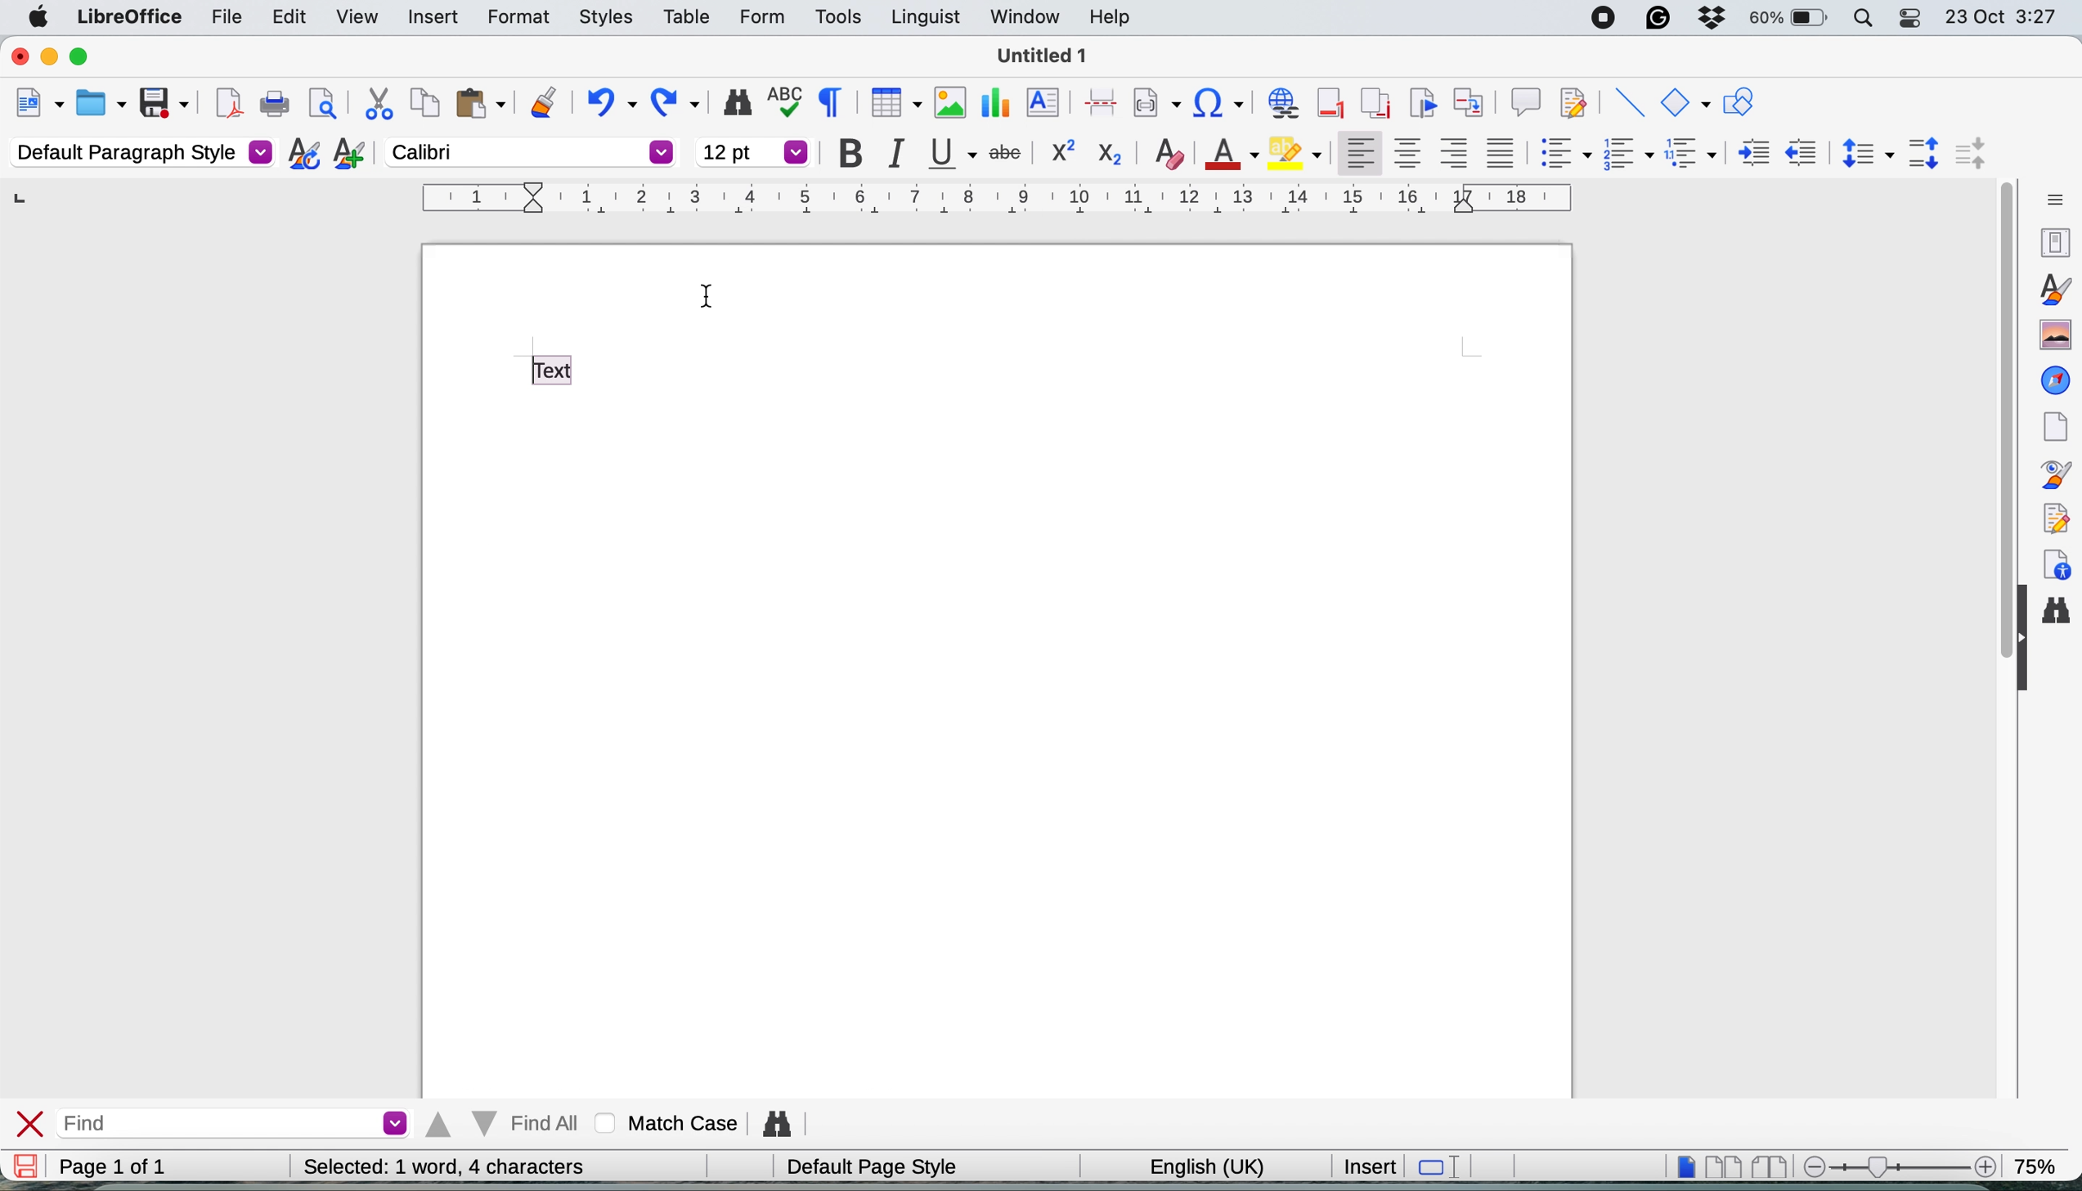 This screenshot has height=1191, width=2082. Describe the element at coordinates (1766, 1166) in the screenshot. I see `book view` at that location.